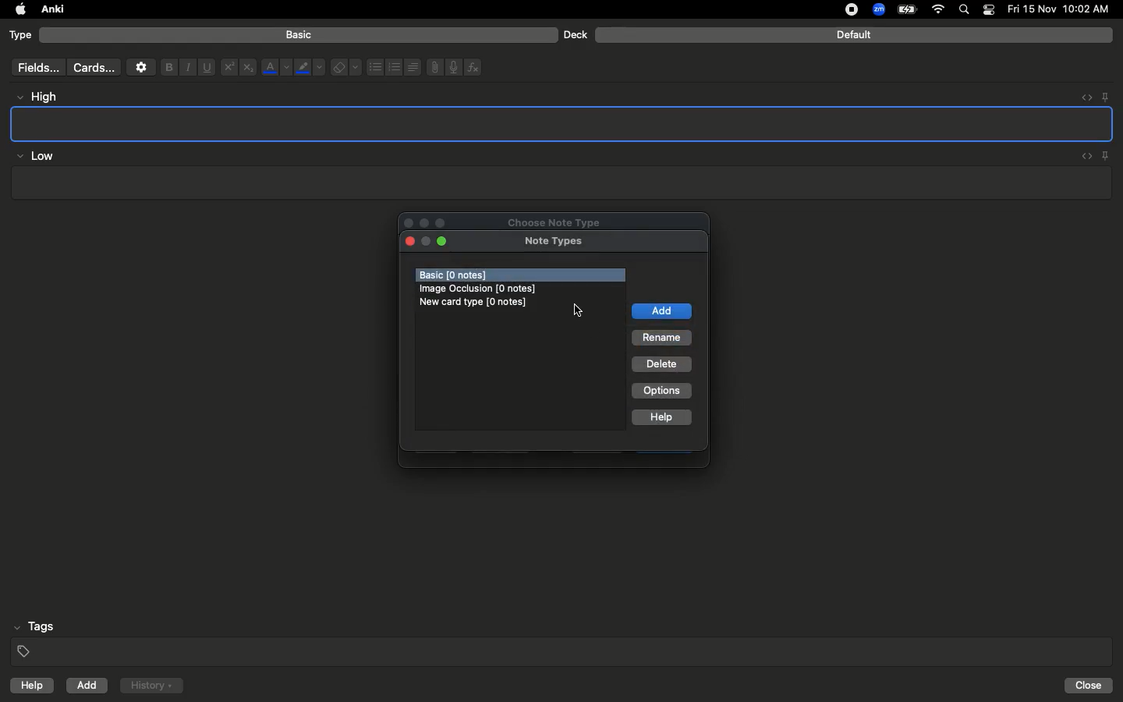  What do you see at coordinates (345, 68) in the screenshot?
I see `Eraser` at bounding box center [345, 68].